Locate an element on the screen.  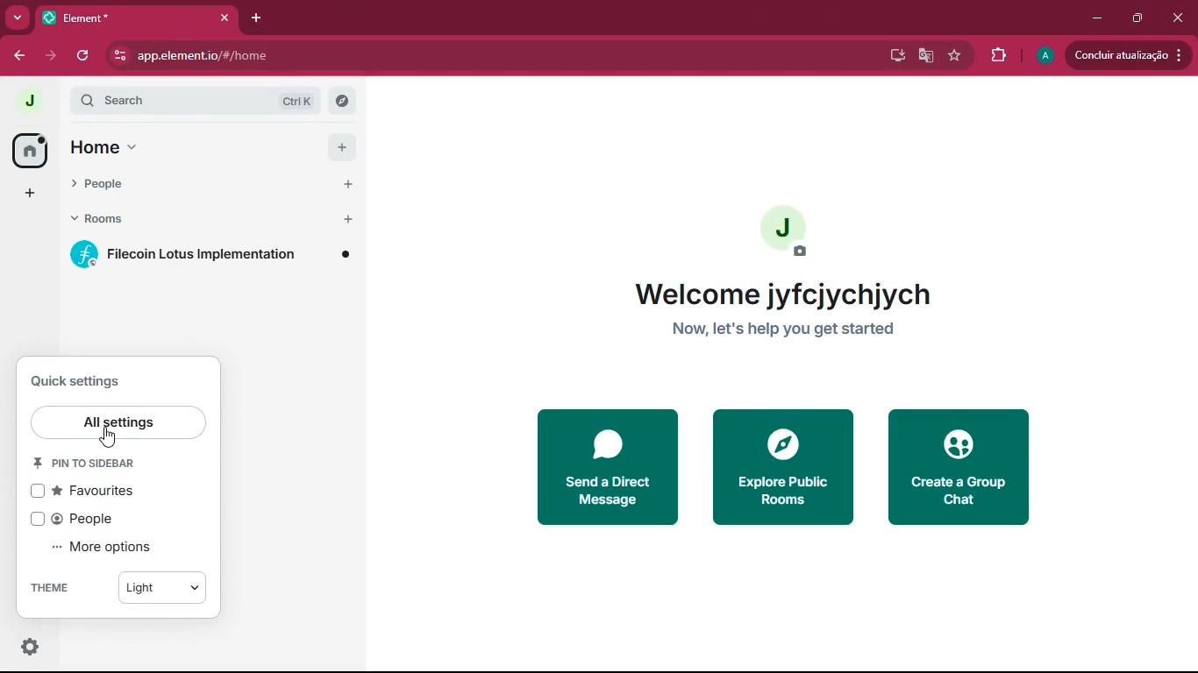
refresh is located at coordinates (85, 58).